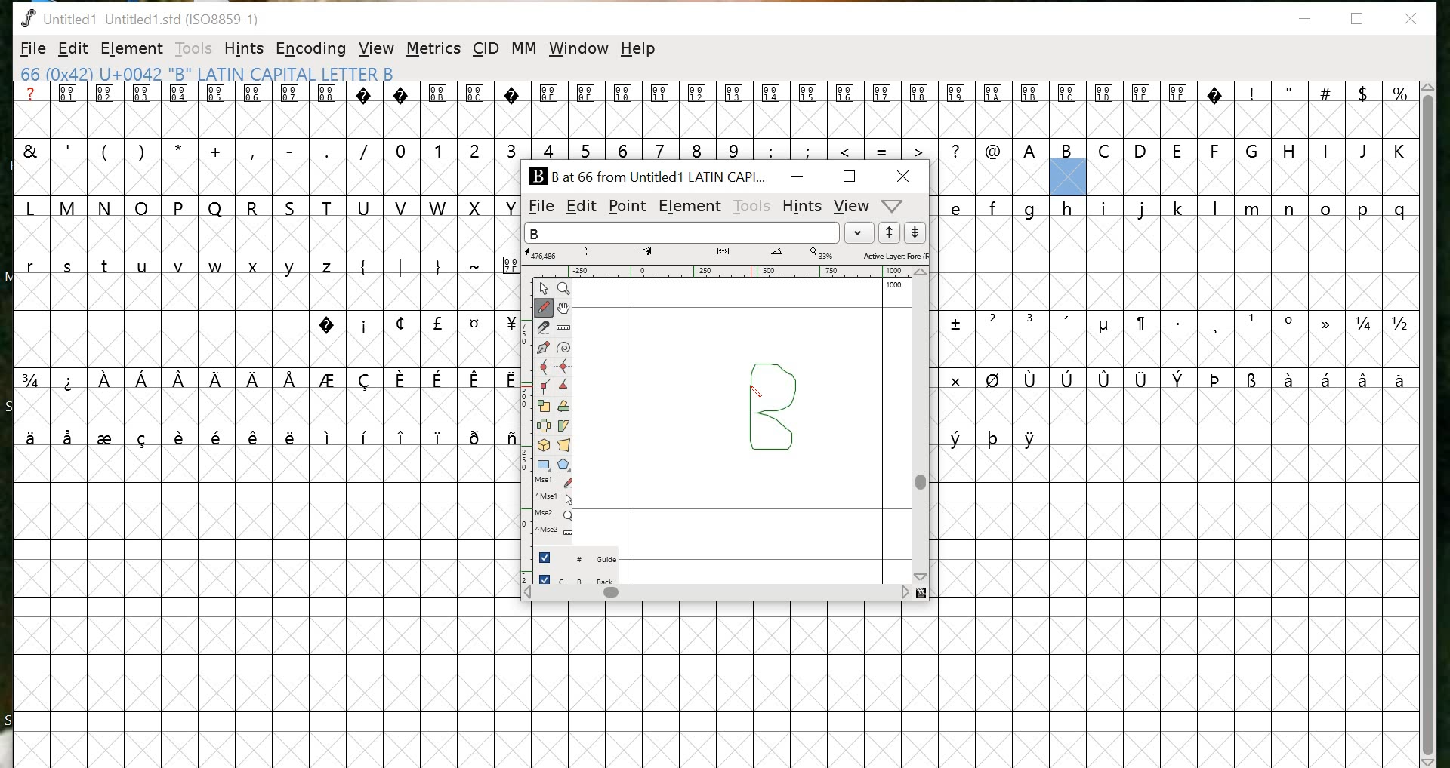 This screenshot has width=1450, height=768. Describe the element at coordinates (1178, 327) in the screenshot. I see `glyphs` at that location.